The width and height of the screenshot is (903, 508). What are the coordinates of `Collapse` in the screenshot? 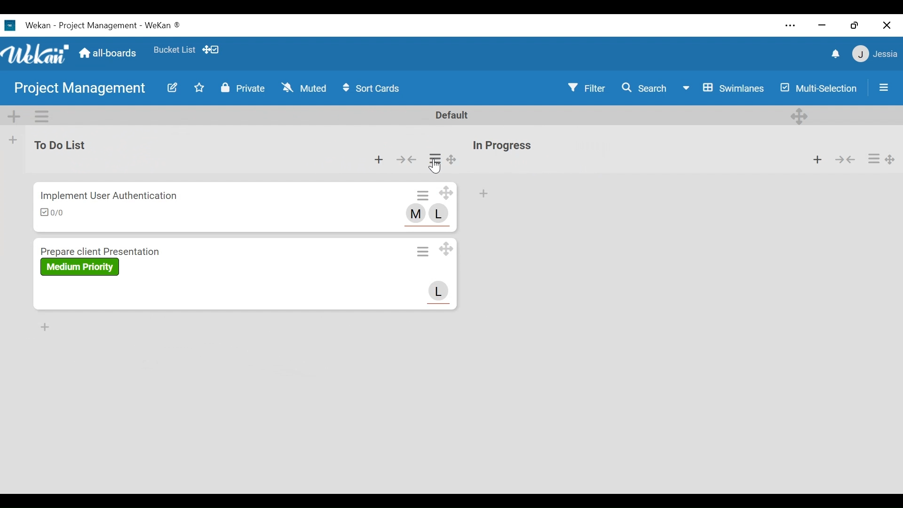 It's located at (846, 159).